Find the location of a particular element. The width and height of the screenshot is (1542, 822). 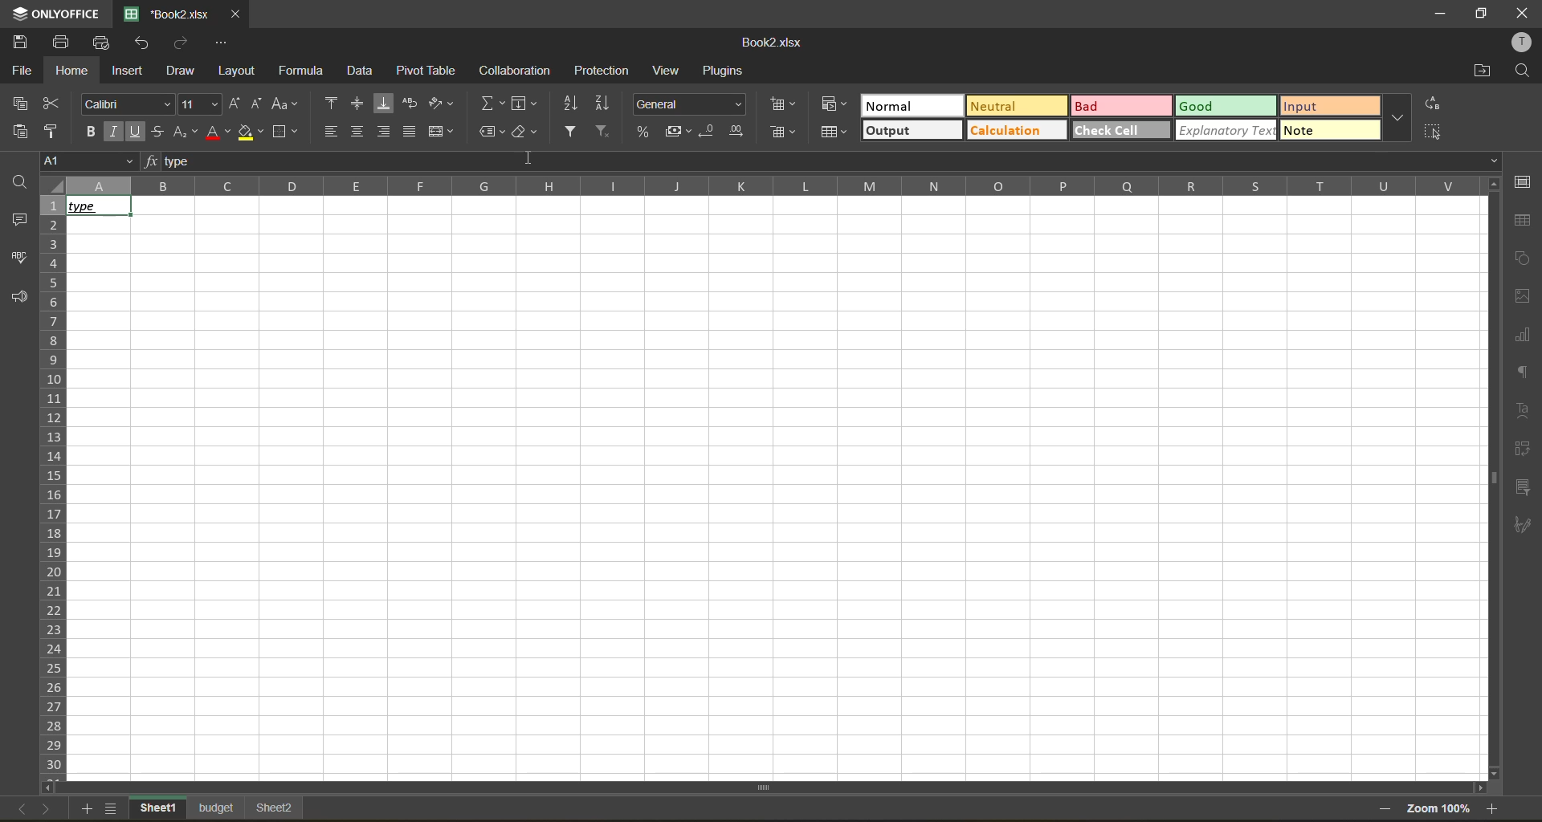

decrement size is located at coordinates (259, 105).